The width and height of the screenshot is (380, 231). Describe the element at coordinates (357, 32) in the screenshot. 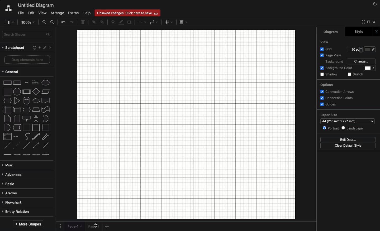

I see `Style` at that location.